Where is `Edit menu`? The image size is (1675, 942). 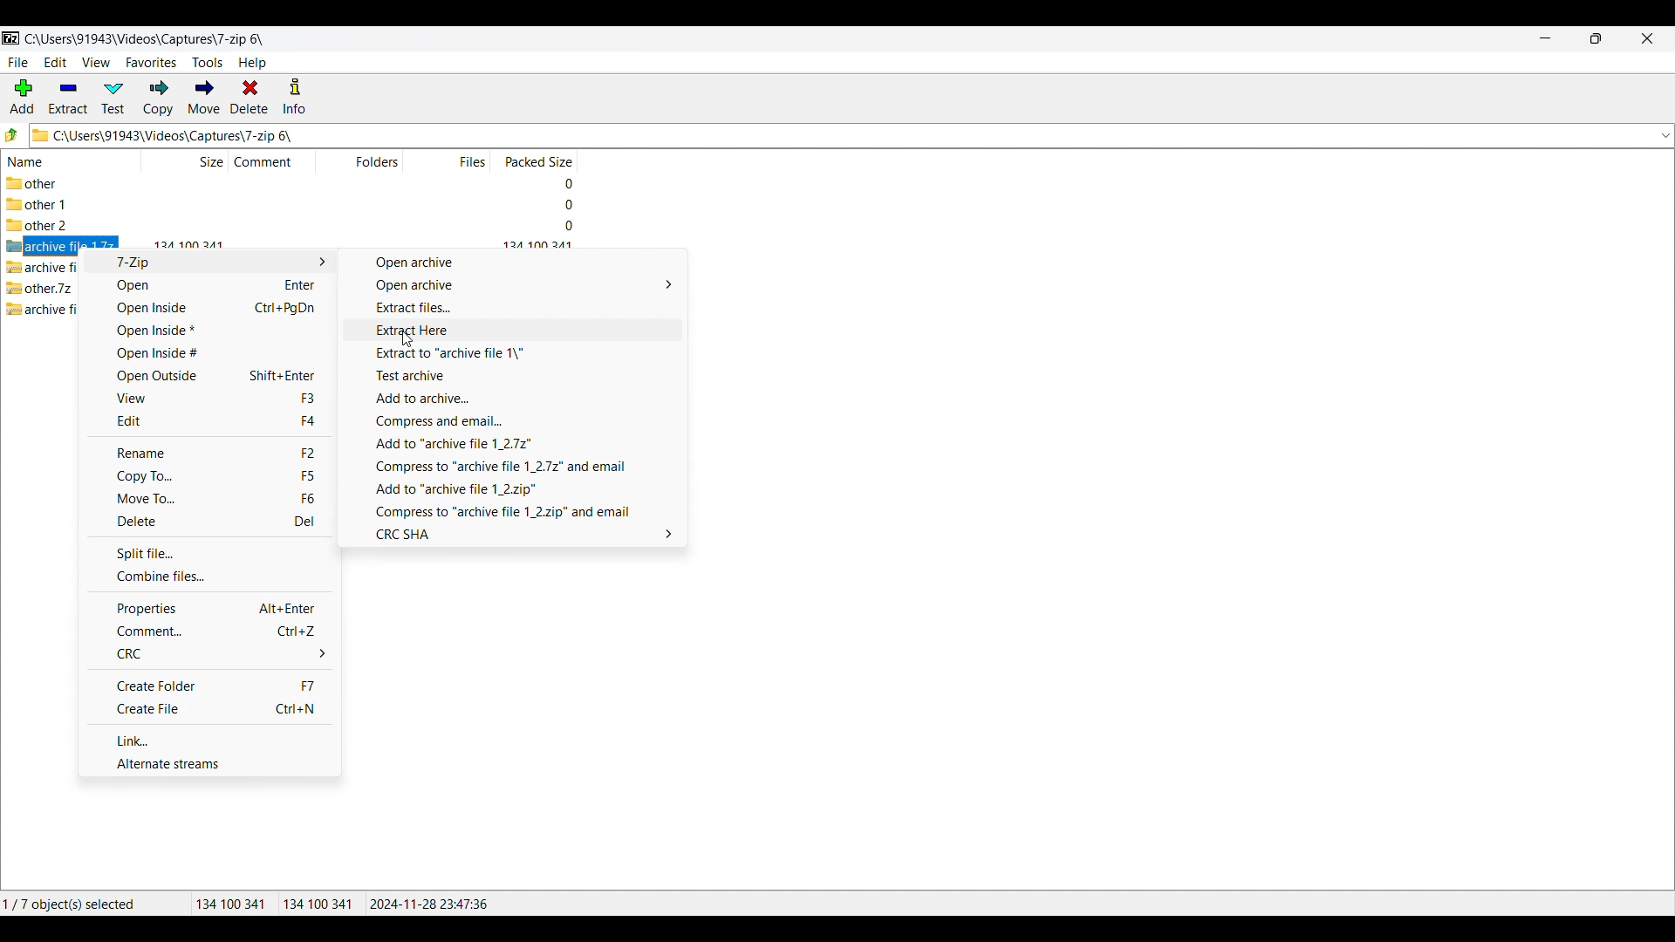
Edit menu is located at coordinates (56, 62).